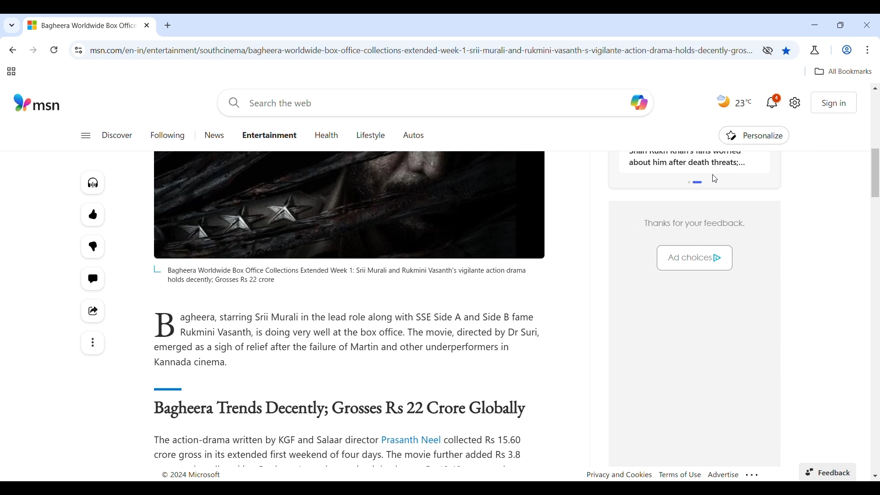  Describe the element at coordinates (92, 343) in the screenshot. I see `See more` at that location.